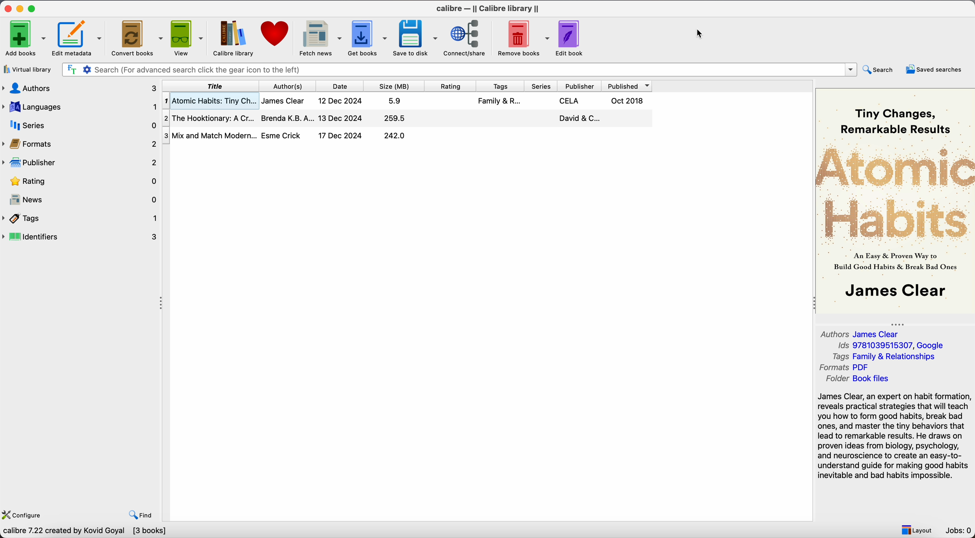 Image resolution: width=975 pixels, height=538 pixels. What do you see at coordinates (81, 198) in the screenshot?
I see `news` at bounding box center [81, 198].